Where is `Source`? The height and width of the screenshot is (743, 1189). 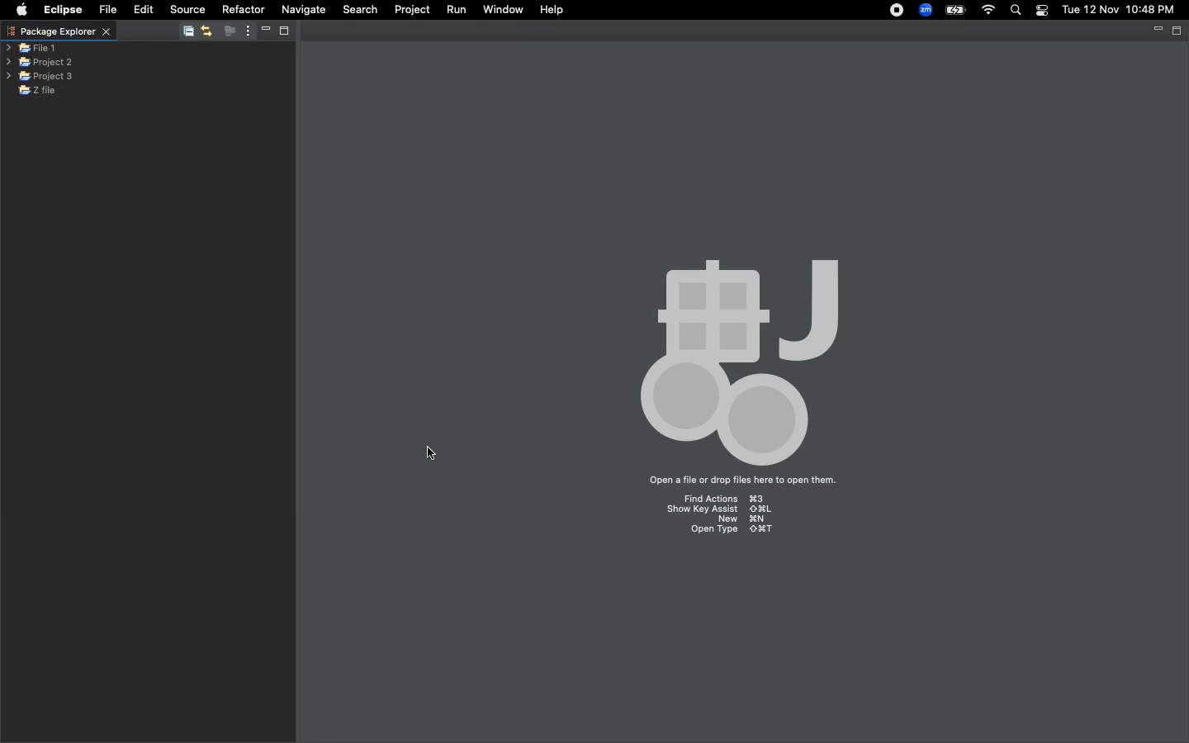 Source is located at coordinates (185, 10).